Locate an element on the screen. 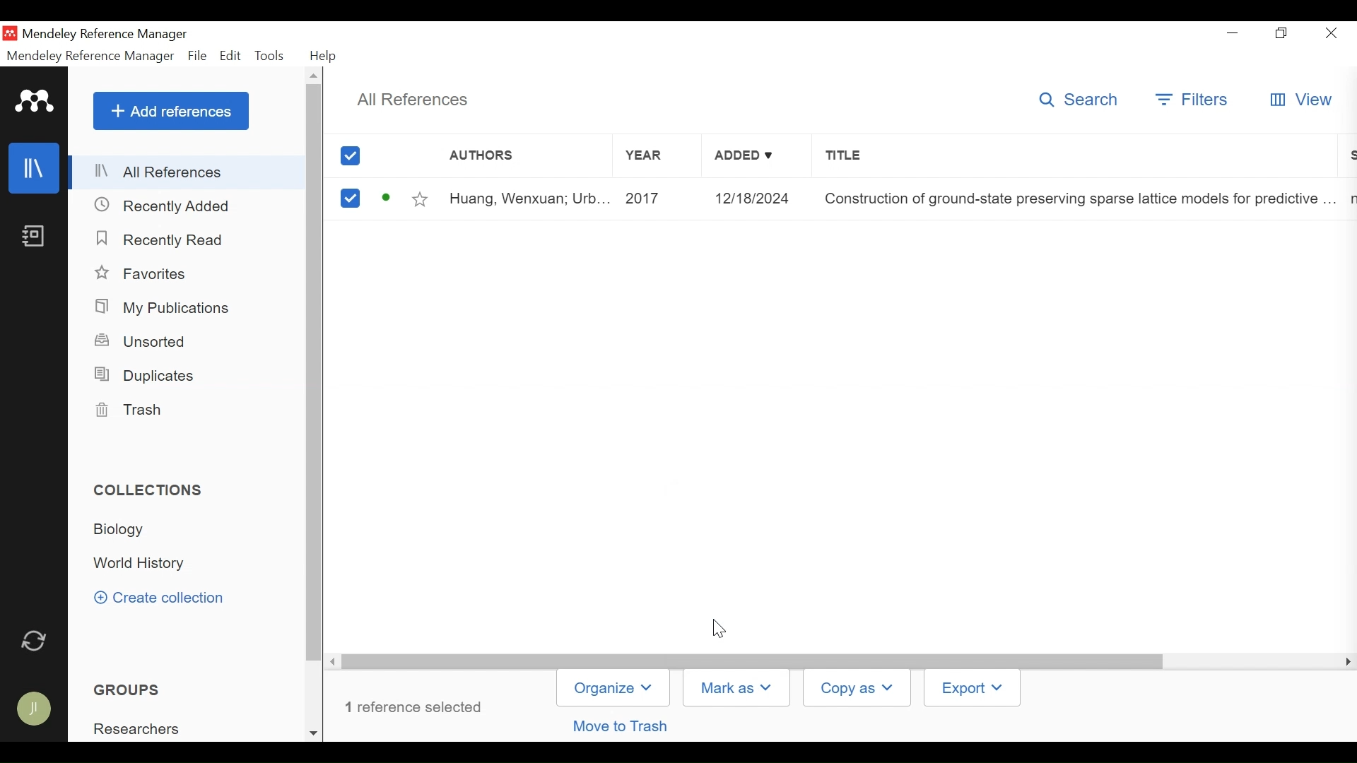 This screenshot has width=1357, height=763. Group is located at coordinates (146, 728).